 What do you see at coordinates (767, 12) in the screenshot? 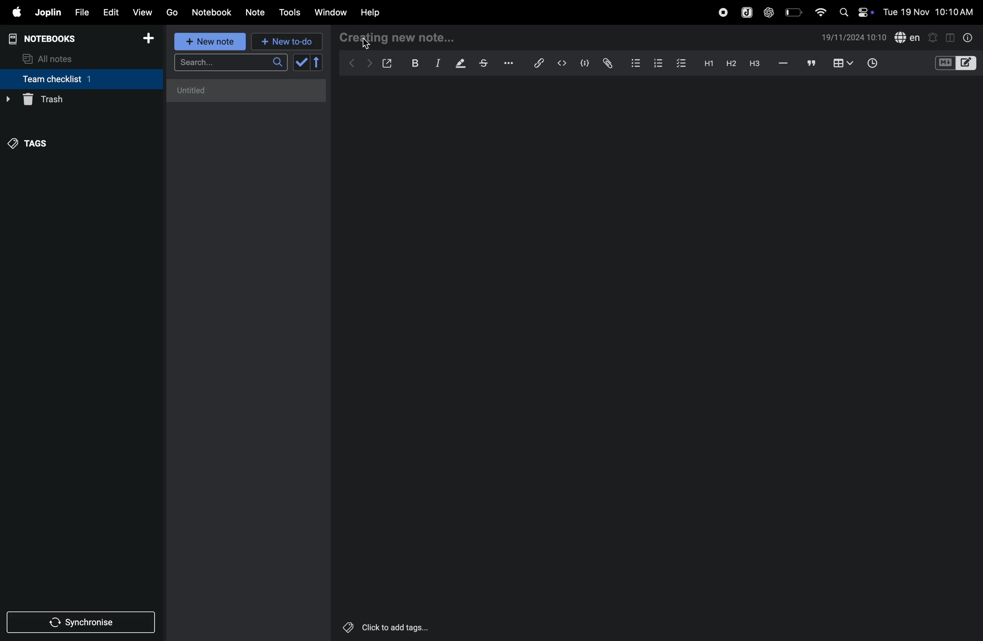
I see `chat gpt` at bounding box center [767, 12].